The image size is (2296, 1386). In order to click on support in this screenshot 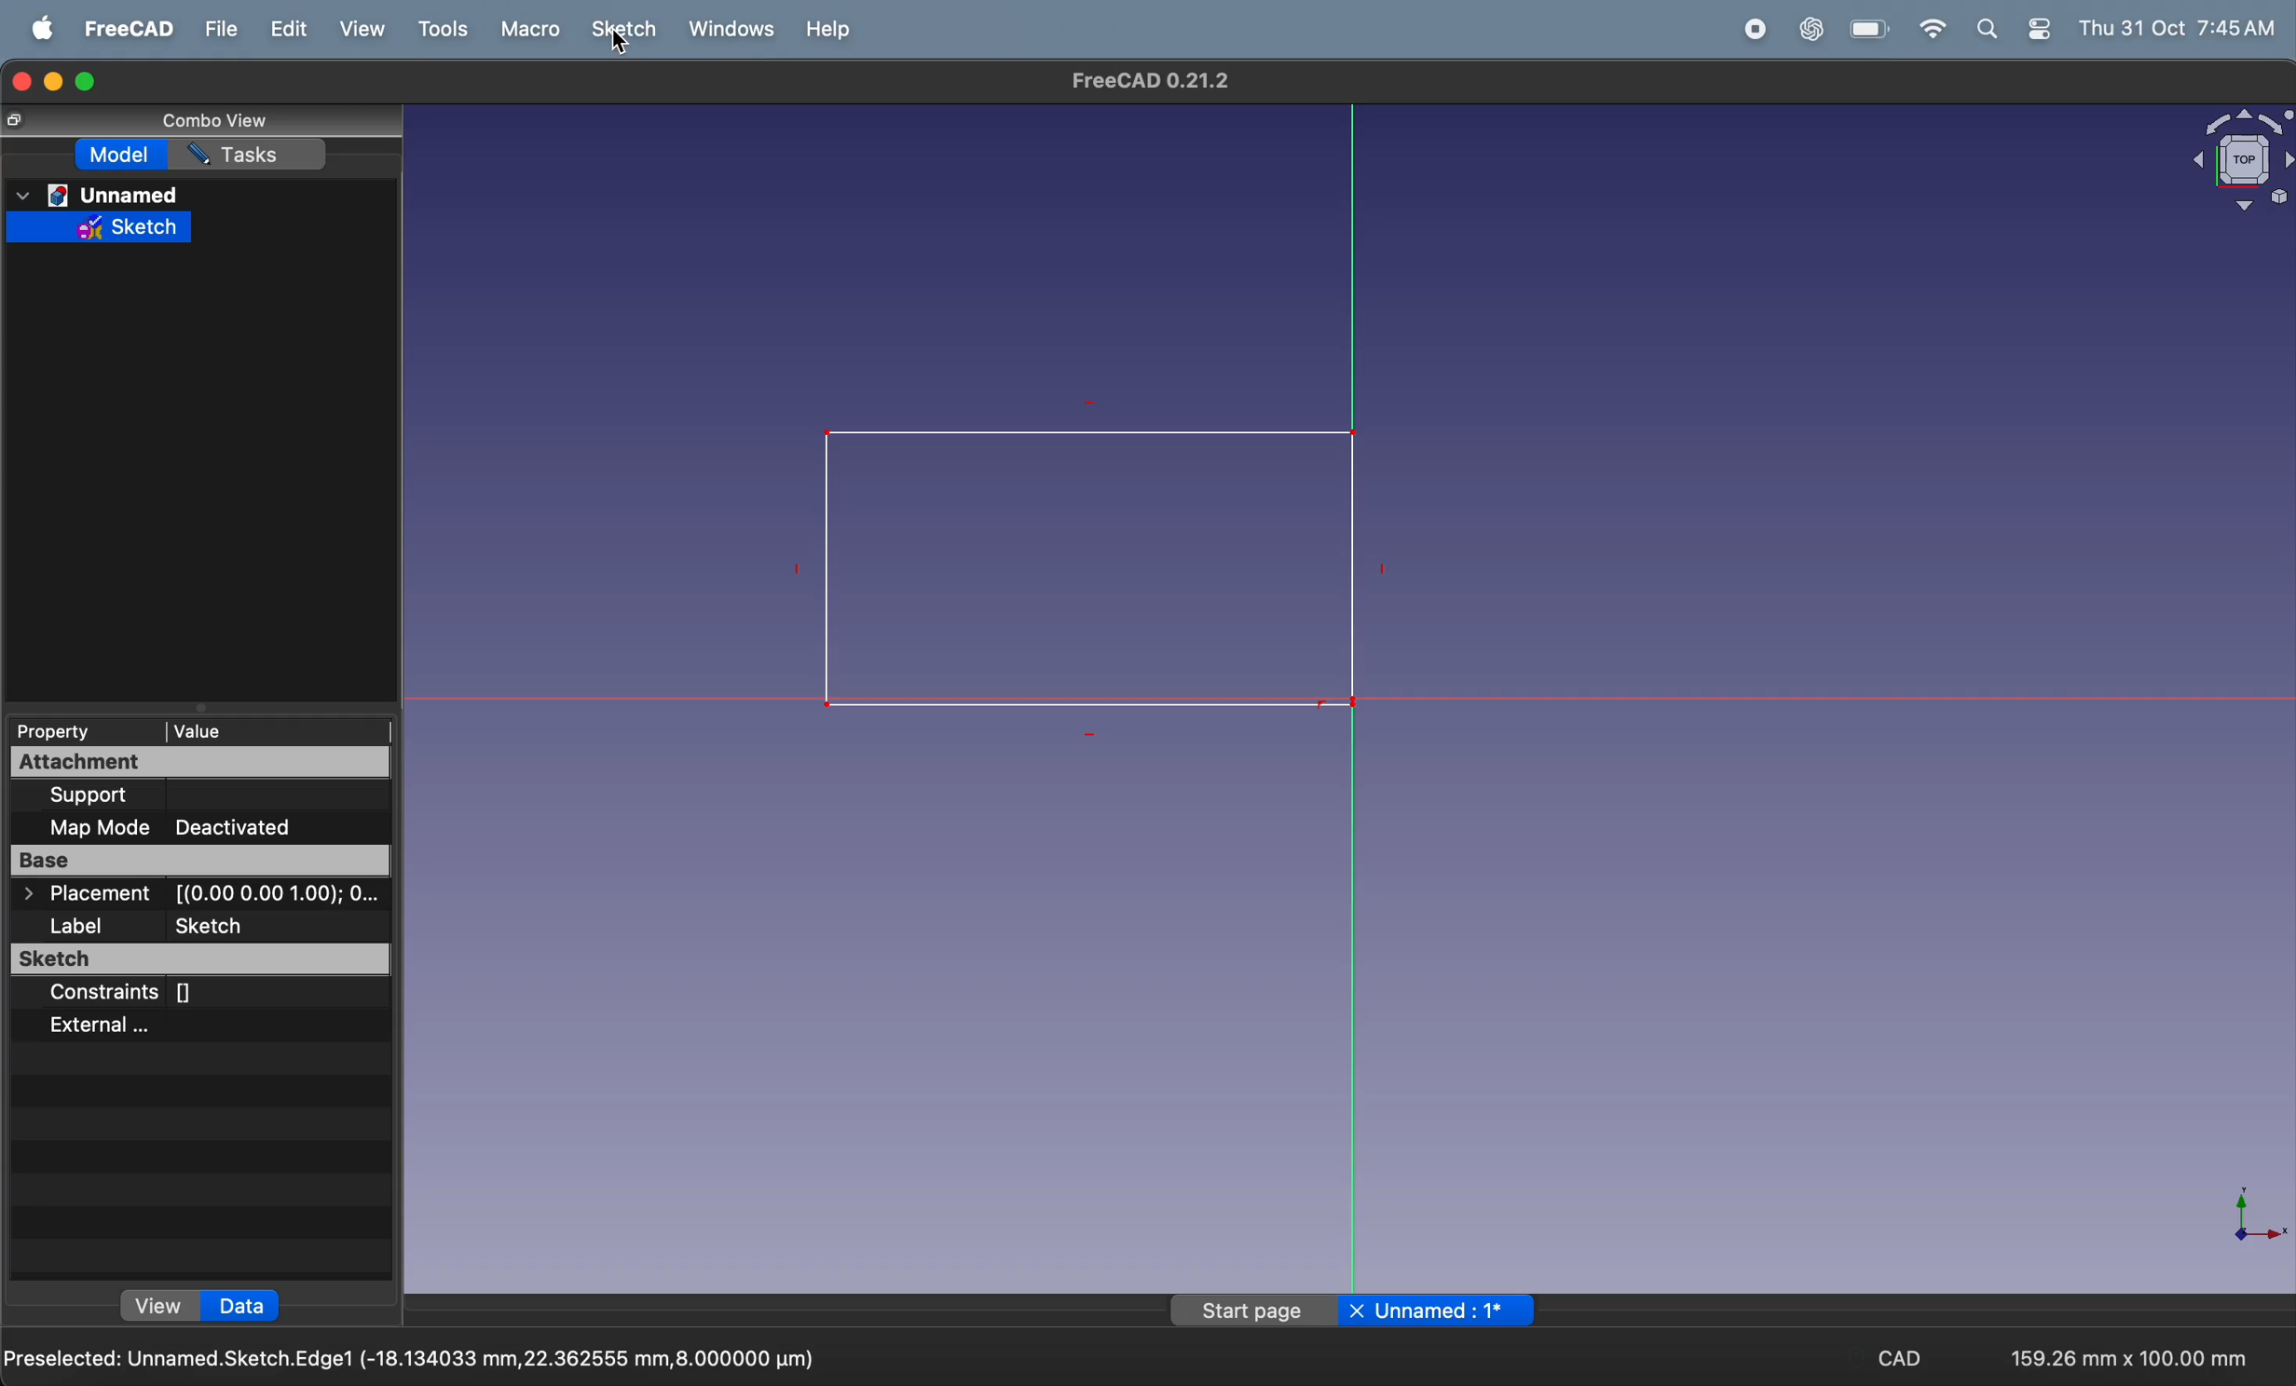, I will do `click(206, 797)`.